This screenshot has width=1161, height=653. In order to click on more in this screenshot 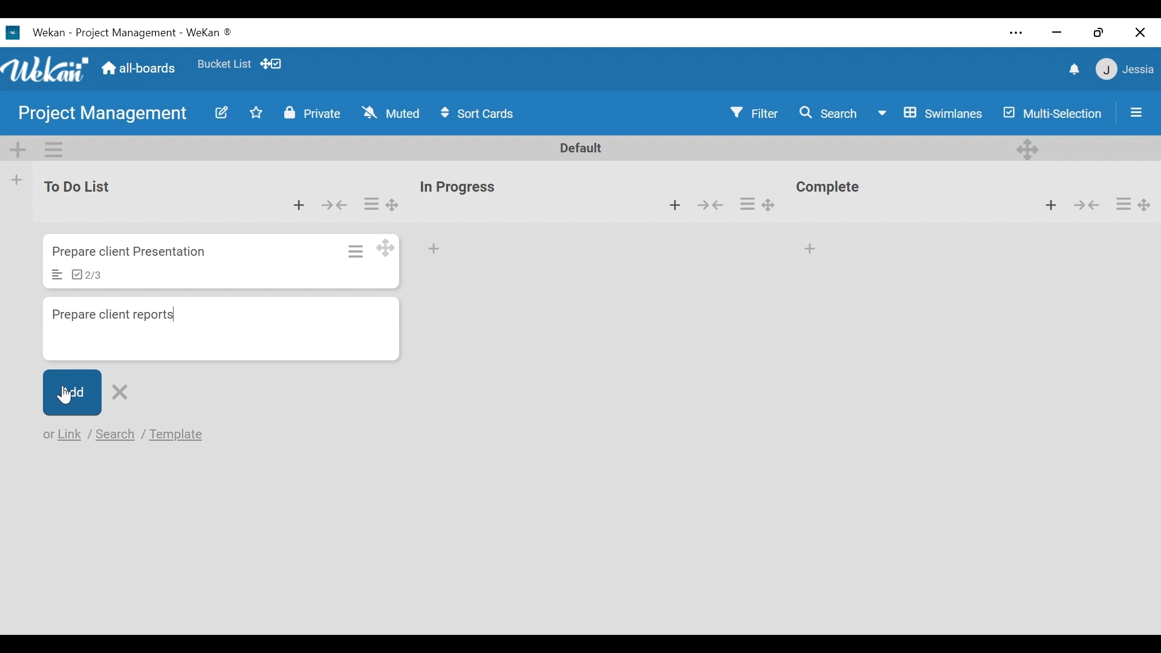, I will do `click(1013, 32)`.